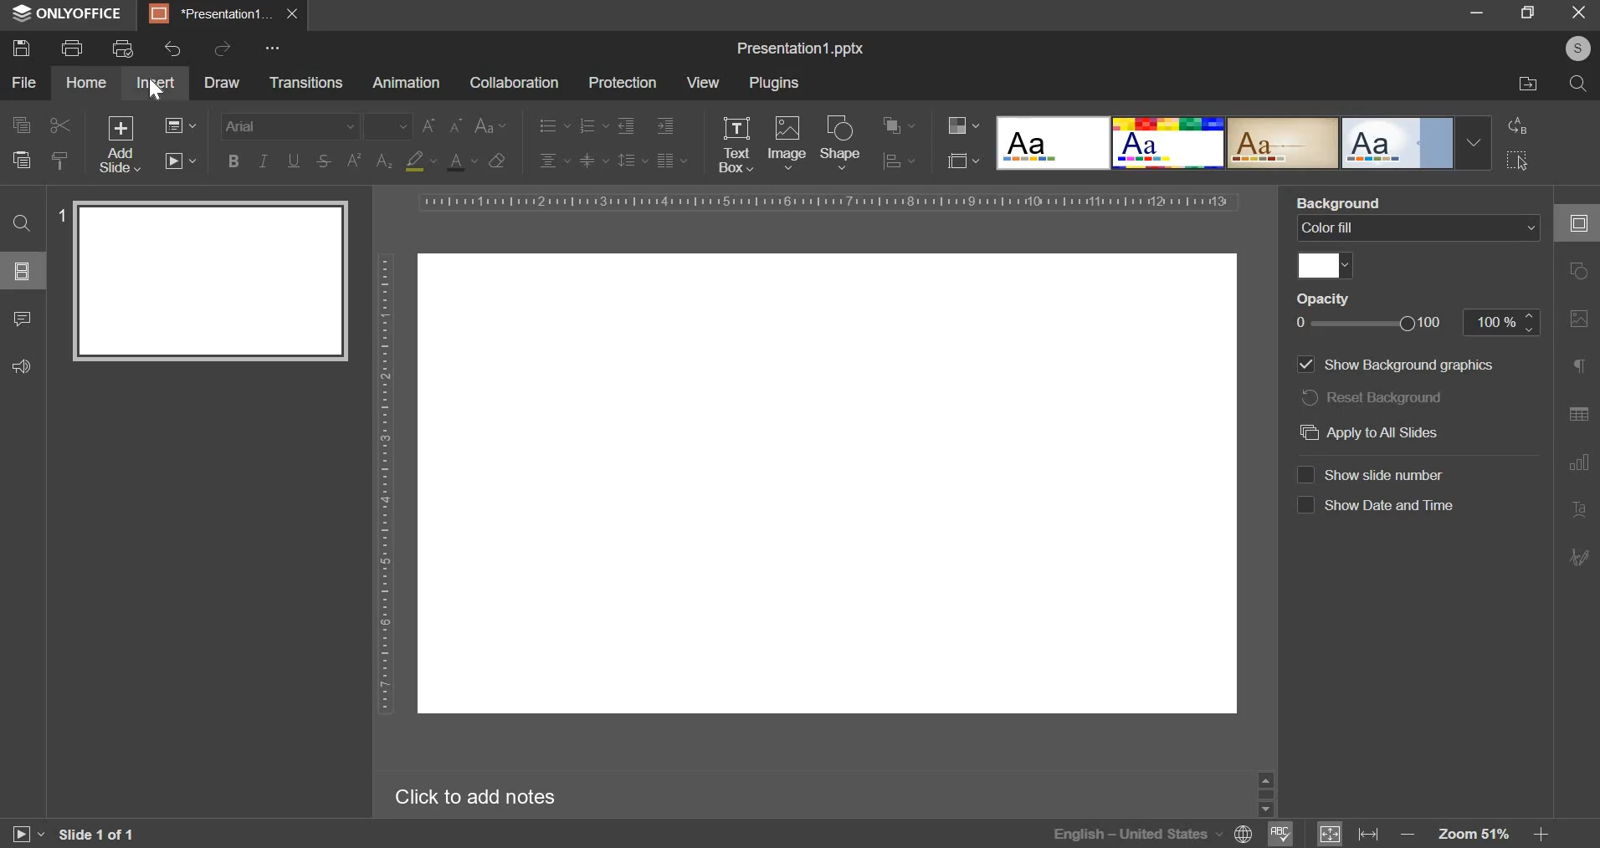  Describe the element at coordinates (1501, 322) in the screenshot. I see `opacity percentage` at that location.